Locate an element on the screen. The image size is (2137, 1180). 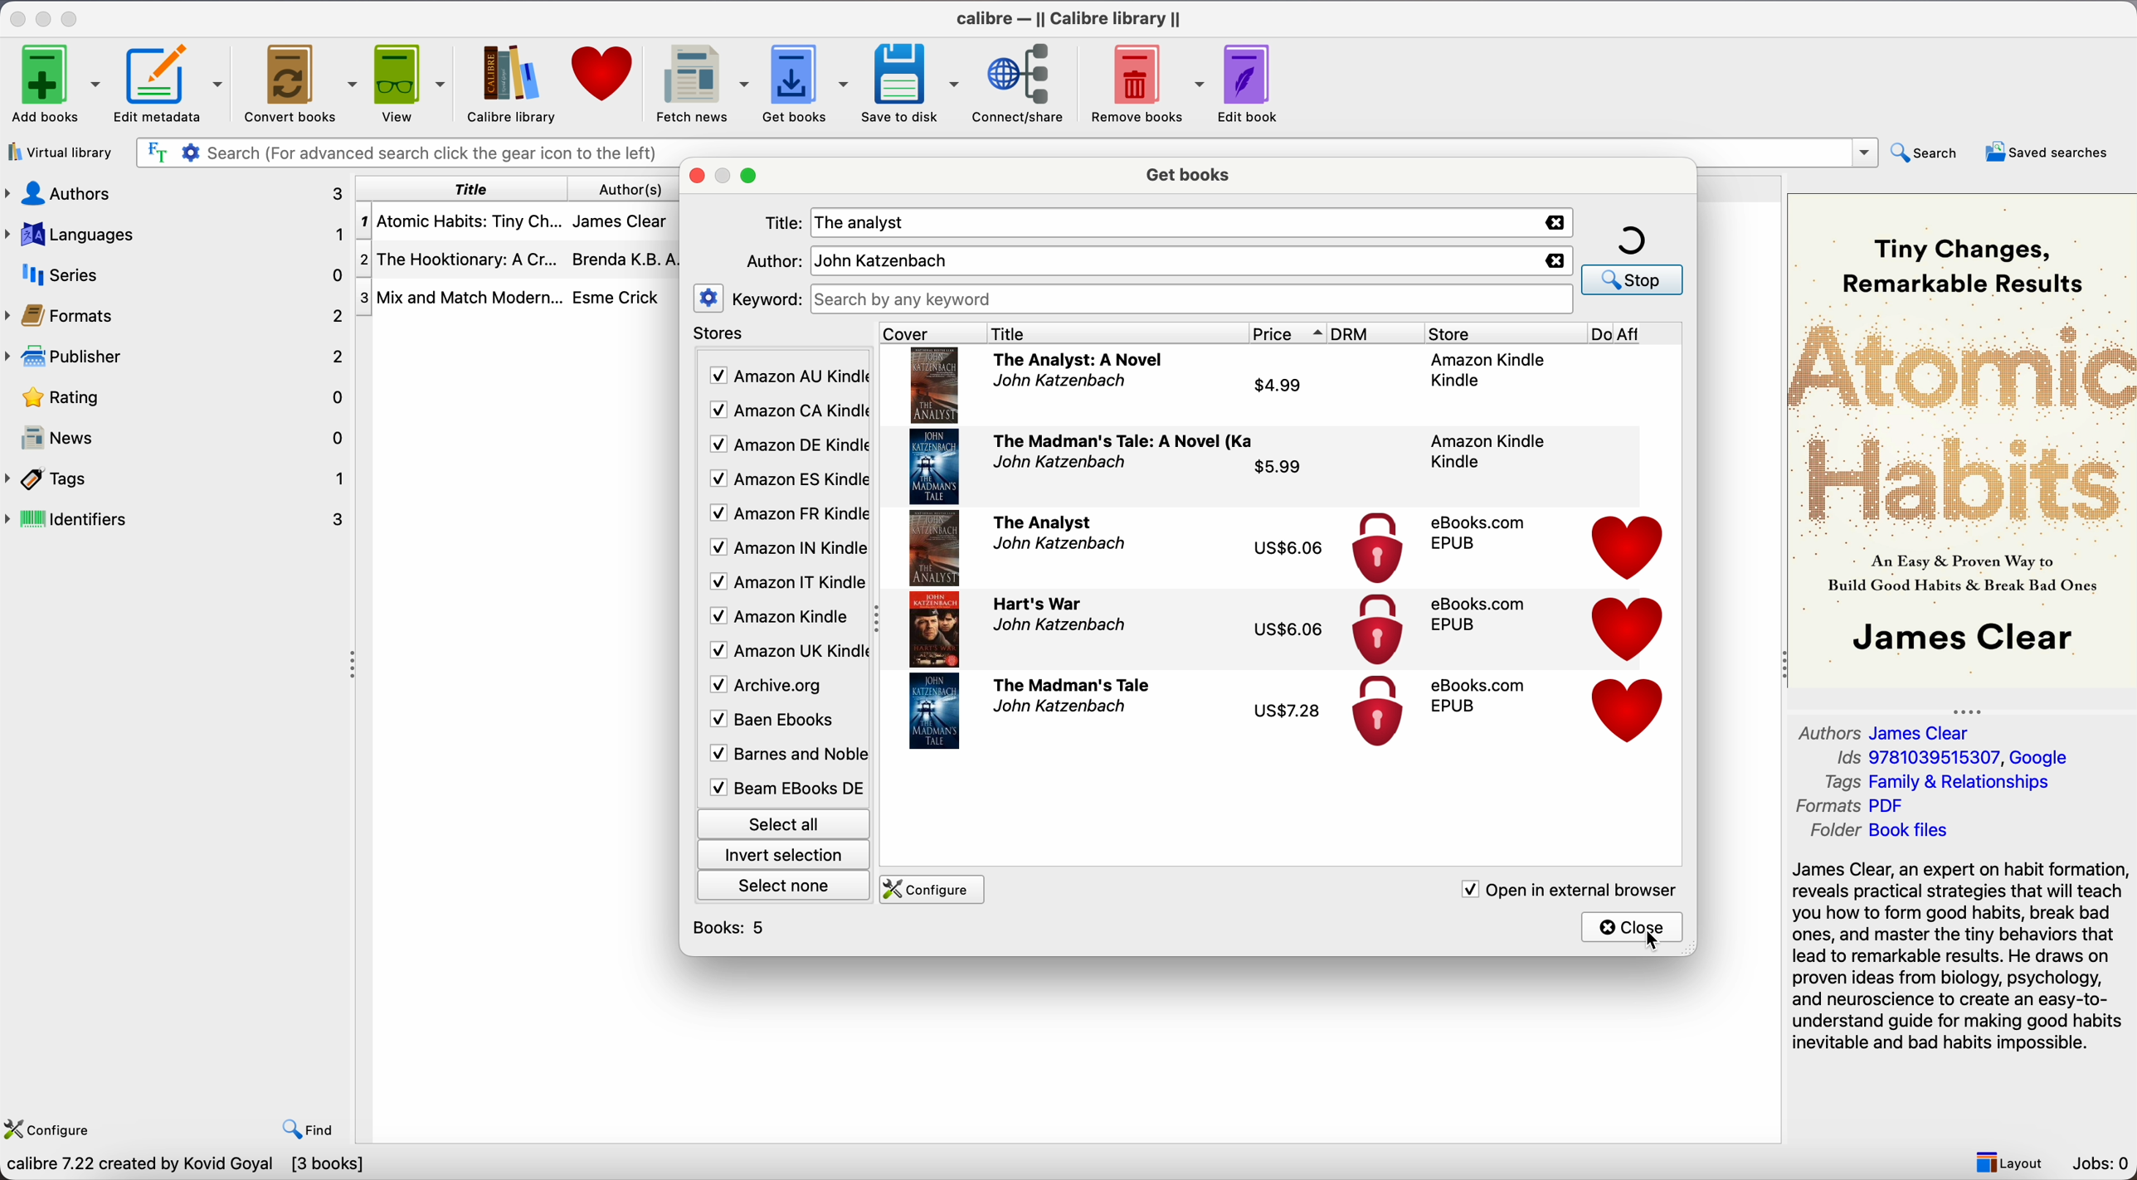
Amazon CA Kindle is located at coordinates (786, 410).